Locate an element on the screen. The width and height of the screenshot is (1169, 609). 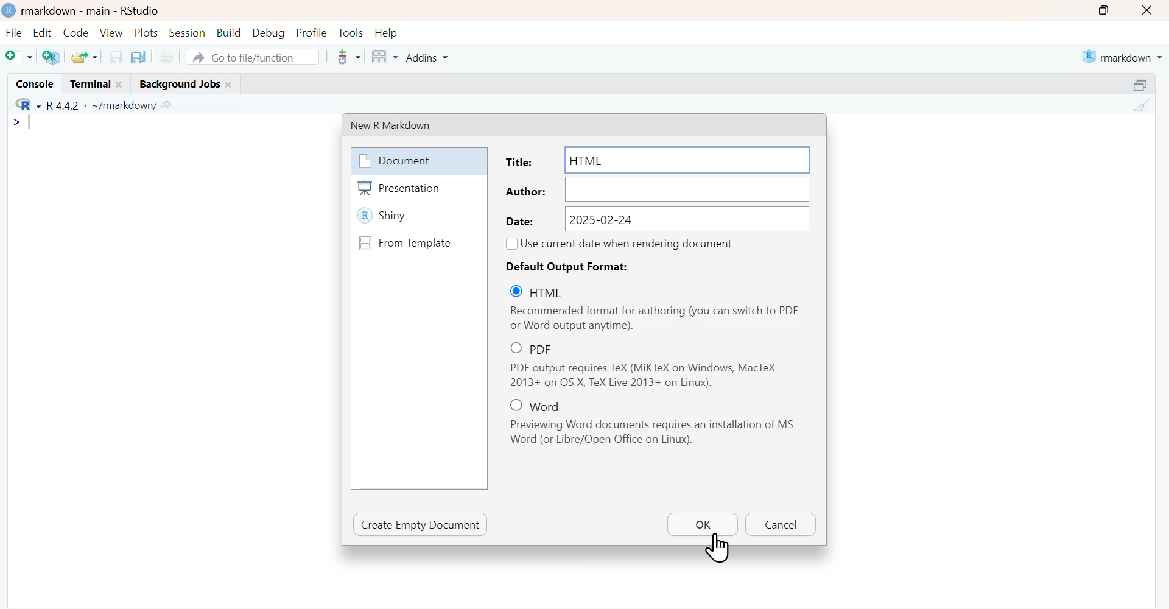
Logo is located at coordinates (10, 11).